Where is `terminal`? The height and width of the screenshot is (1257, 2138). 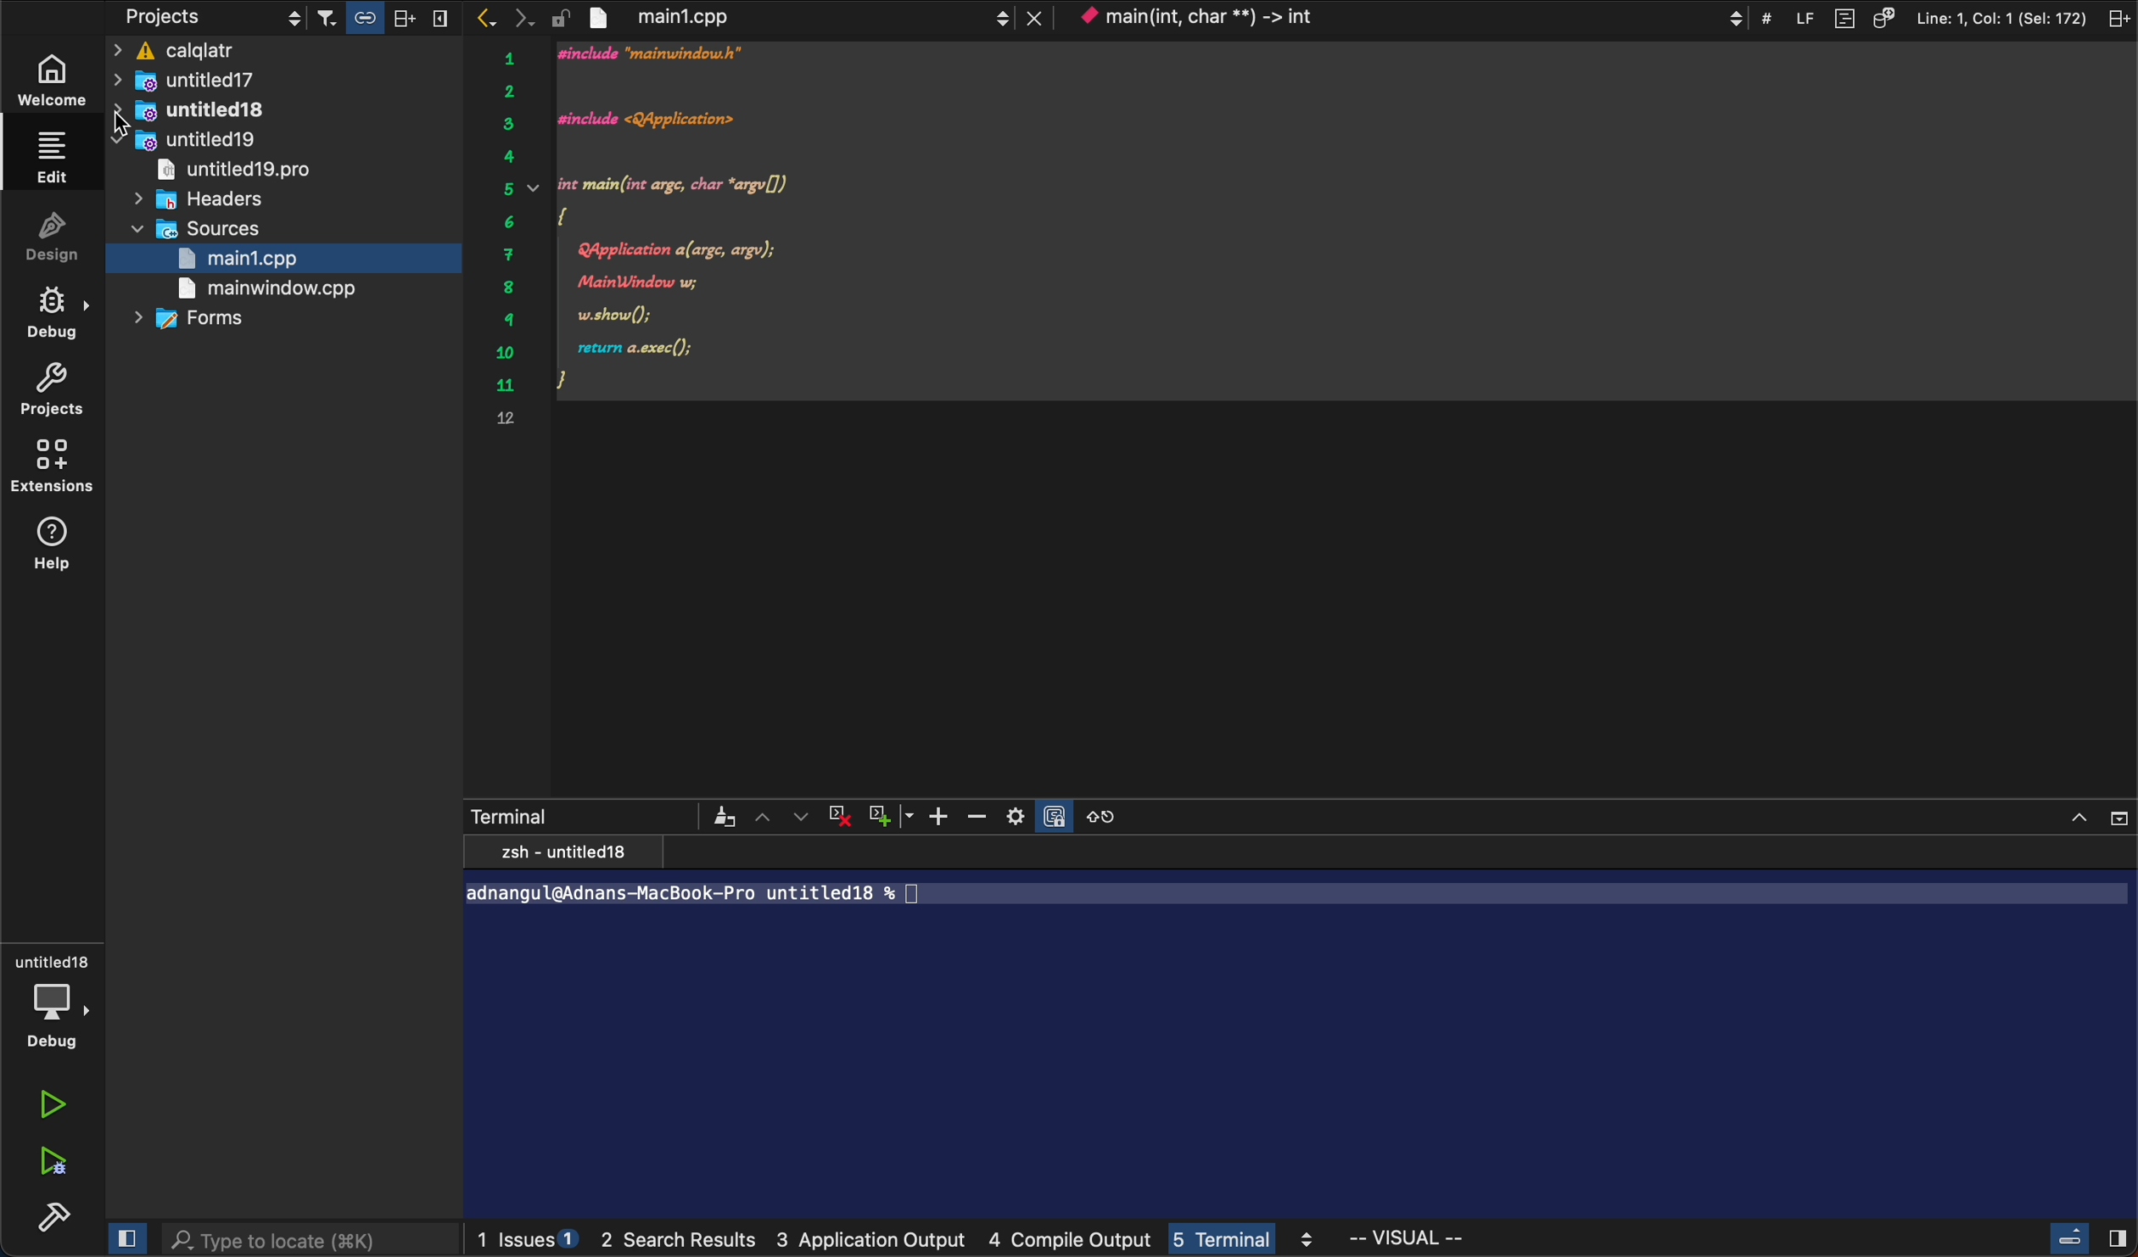
terminal is located at coordinates (1237, 1236).